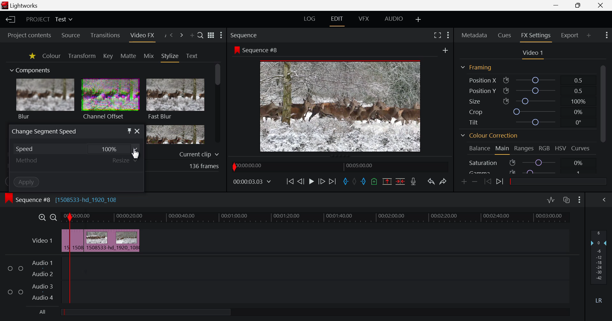  What do you see at coordinates (218, 104) in the screenshot?
I see `Scroll Bar` at bounding box center [218, 104].